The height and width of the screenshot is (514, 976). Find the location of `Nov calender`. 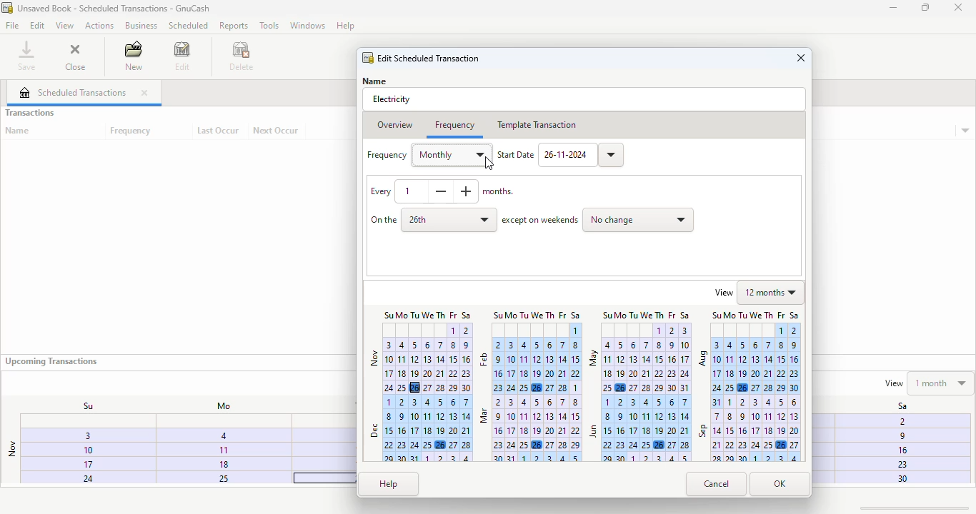

Nov calender is located at coordinates (420, 352).